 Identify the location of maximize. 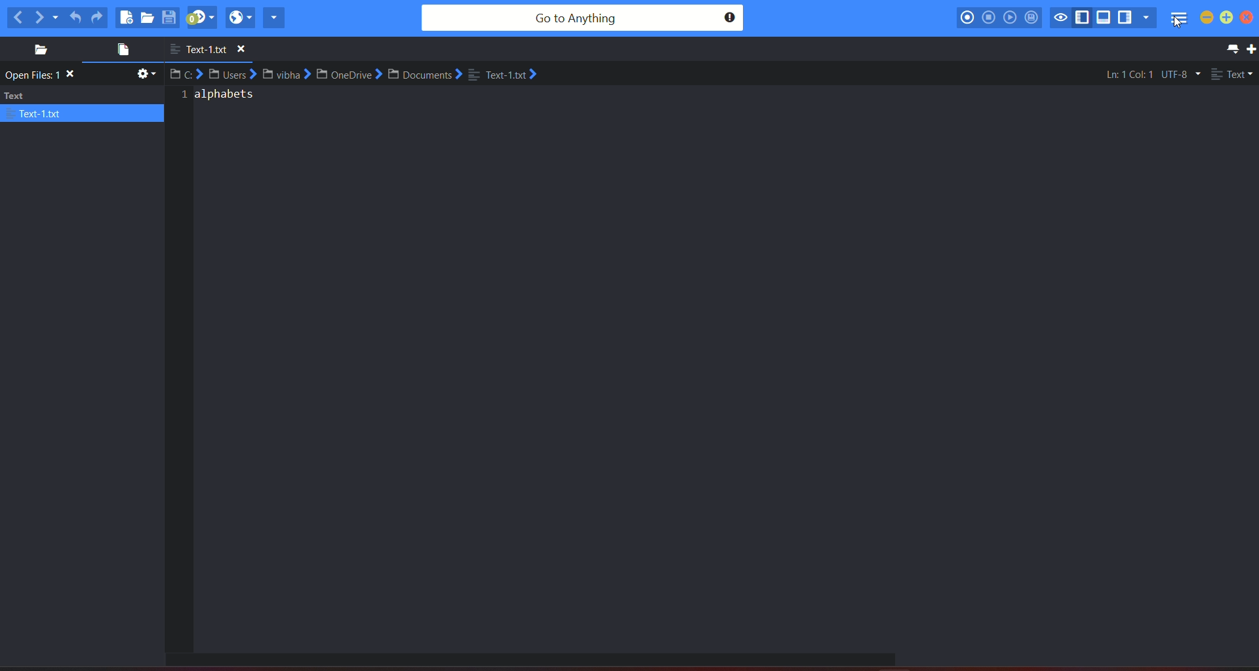
(1226, 18).